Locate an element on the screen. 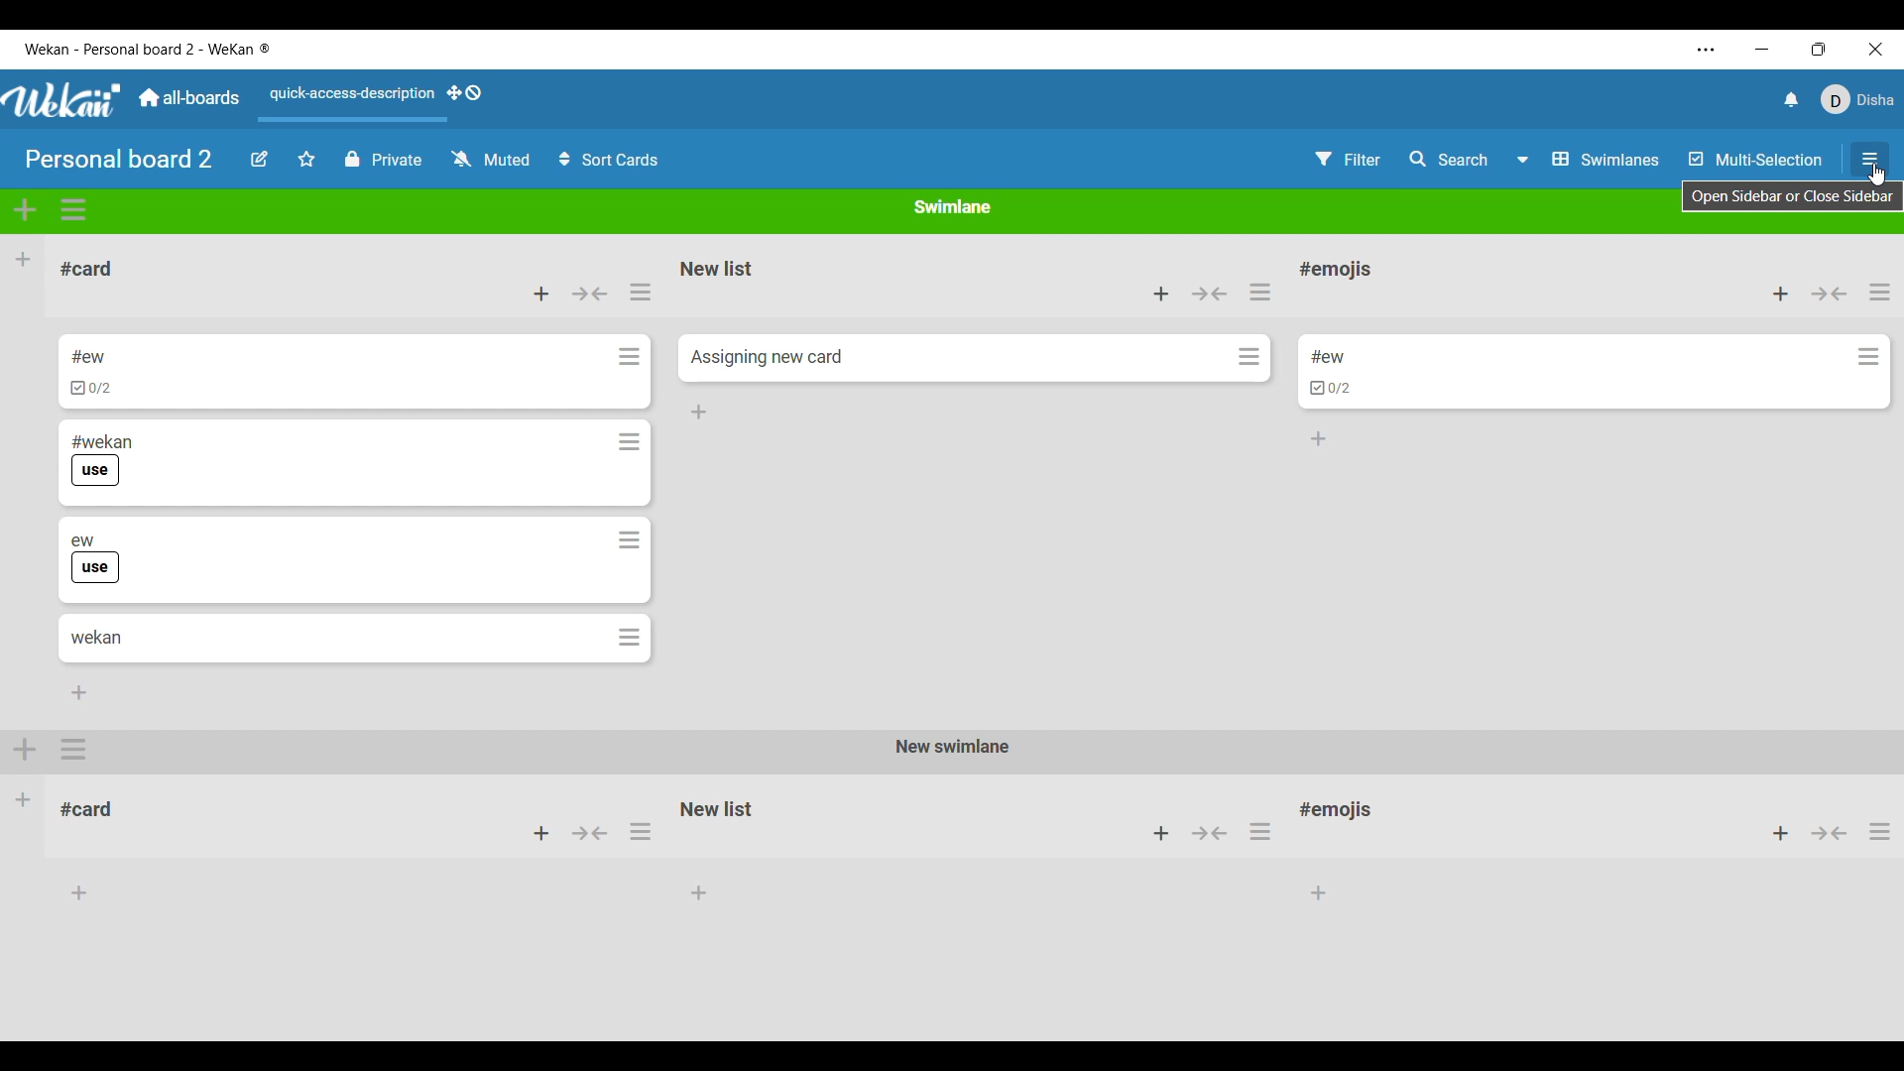 This screenshot has height=1071, width=1904. Card title and label is located at coordinates (94, 558).